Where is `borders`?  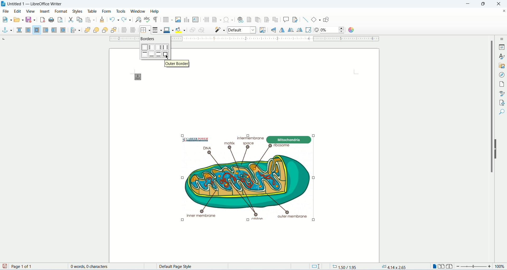 borders is located at coordinates (148, 38).